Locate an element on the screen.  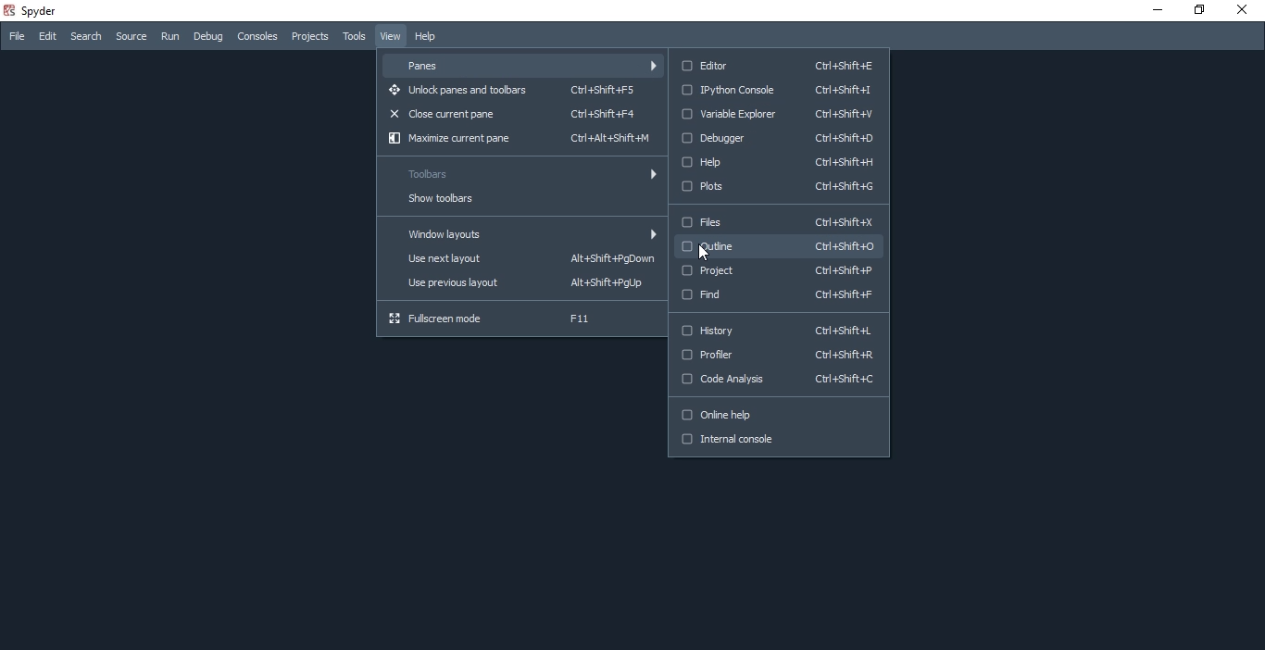
Help is located at coordinates (430, 37).